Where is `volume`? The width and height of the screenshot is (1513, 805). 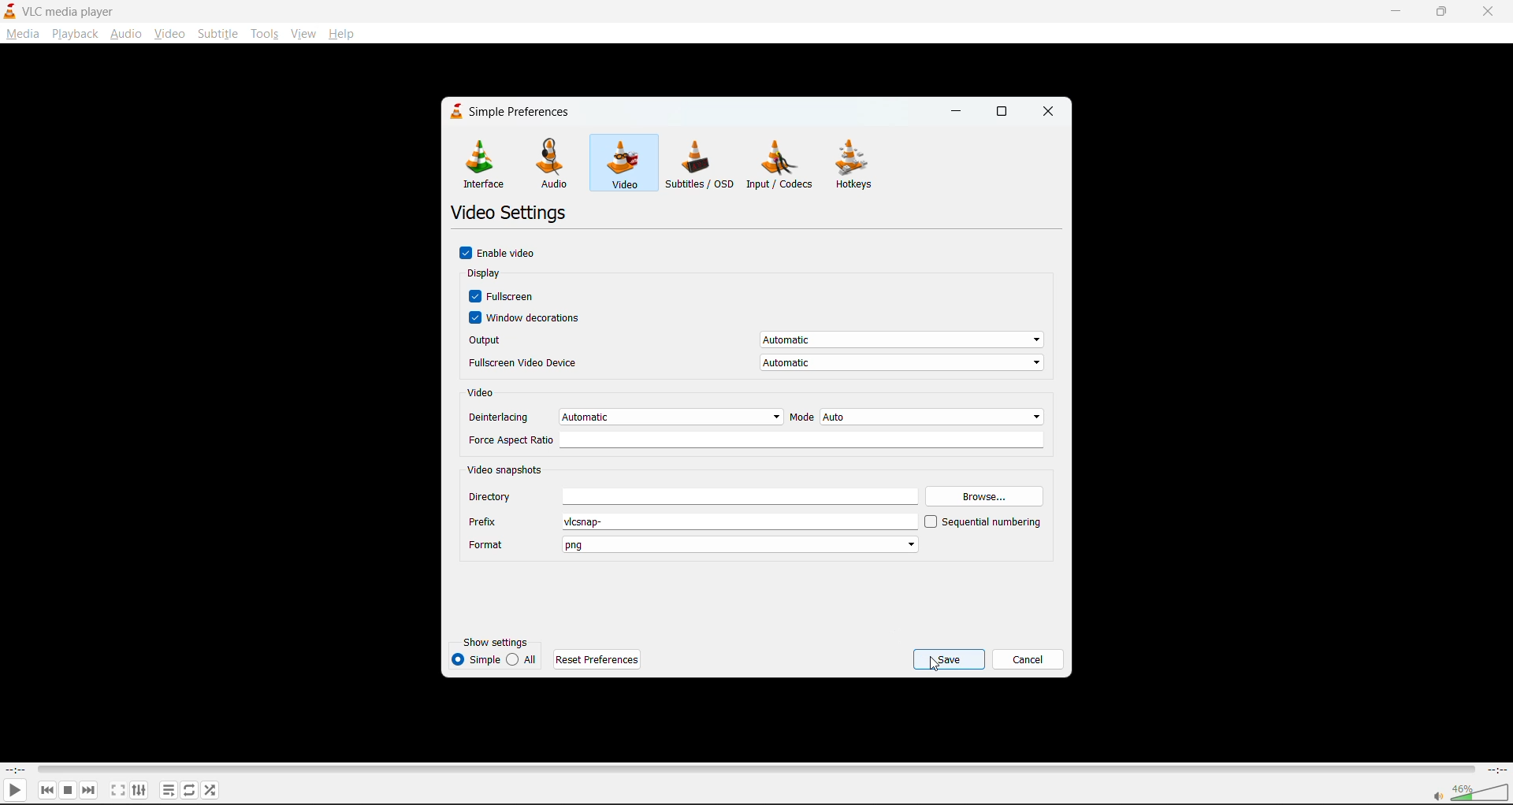
volume is located at coordinates (1467, 792).